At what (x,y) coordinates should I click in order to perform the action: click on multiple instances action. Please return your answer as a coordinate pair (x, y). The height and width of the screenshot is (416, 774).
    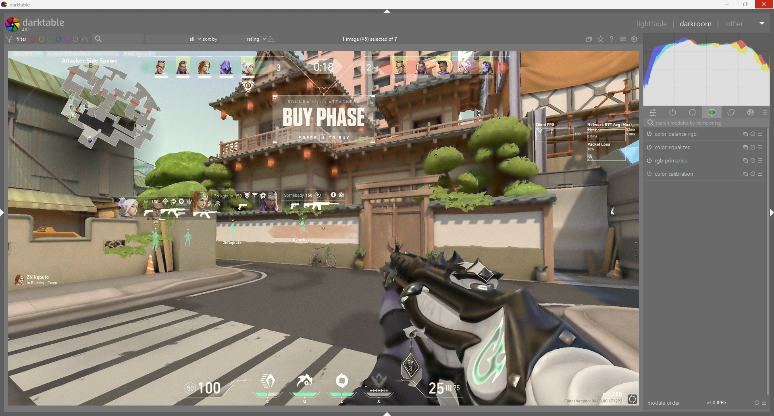
    Looking at the image, I should click on (743, 148).